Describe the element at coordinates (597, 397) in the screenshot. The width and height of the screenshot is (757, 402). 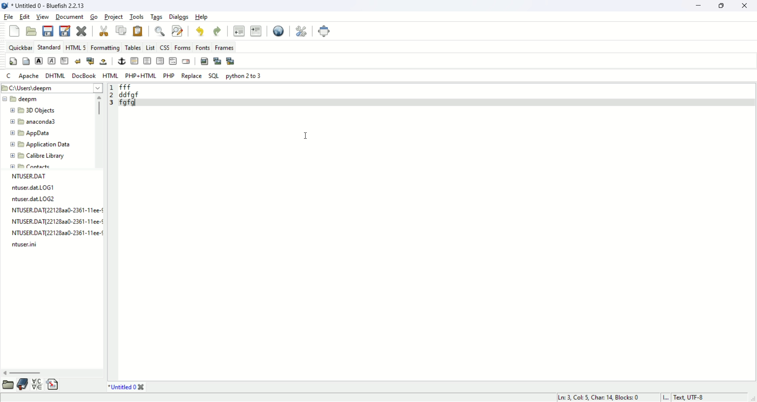
I see `lN 3, cOL 5, Char 14, Blocks:0` at that location.